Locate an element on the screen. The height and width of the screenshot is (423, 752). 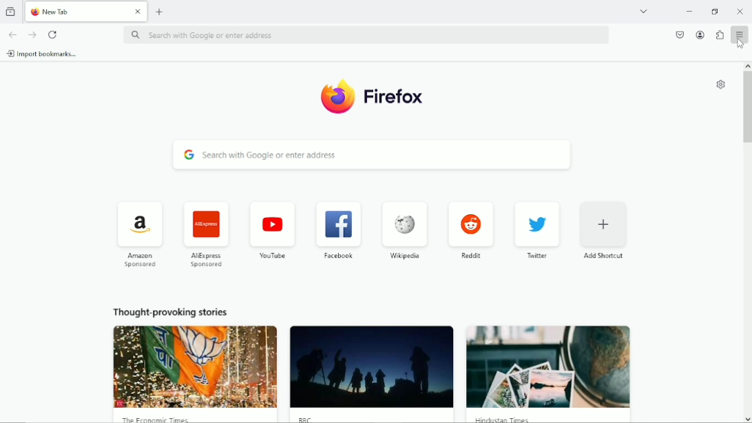
Wikipedia is located at coordinates (404, 228).